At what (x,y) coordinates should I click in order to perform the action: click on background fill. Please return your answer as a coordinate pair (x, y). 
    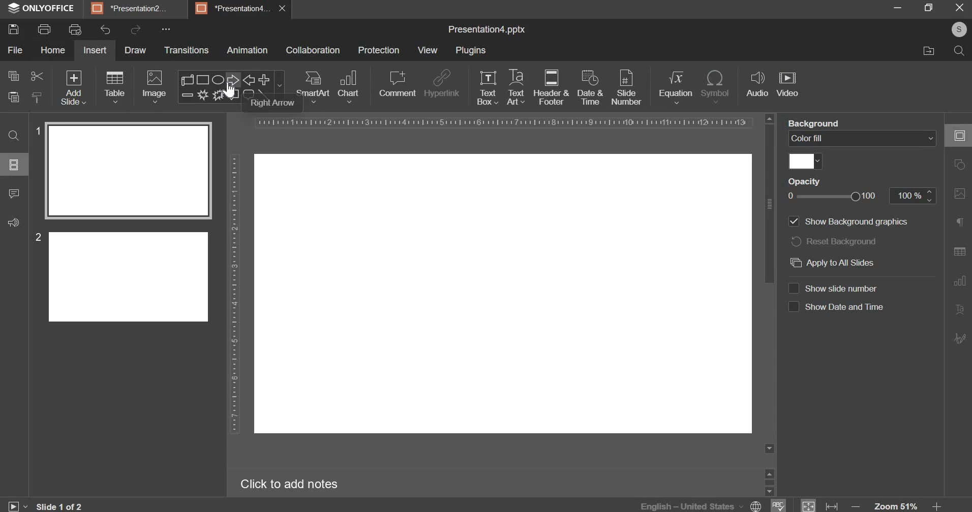
    Looking at the image, I should click on (863, 138).